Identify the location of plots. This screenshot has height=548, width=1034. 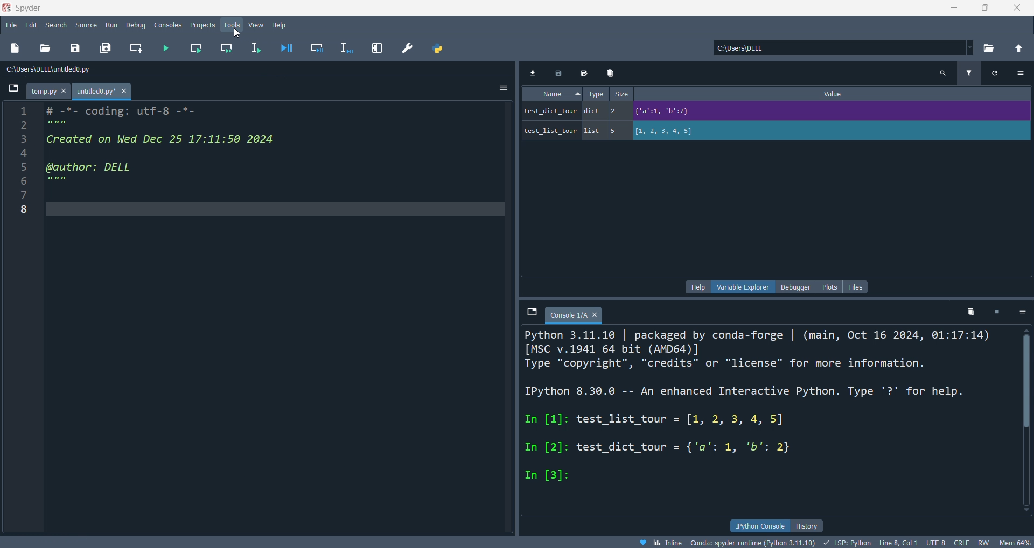
(832, 286).